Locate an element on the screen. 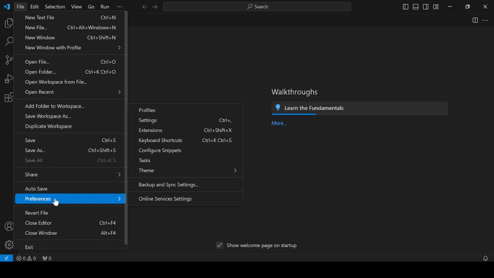  share menu is located at coordinates (73, 175).